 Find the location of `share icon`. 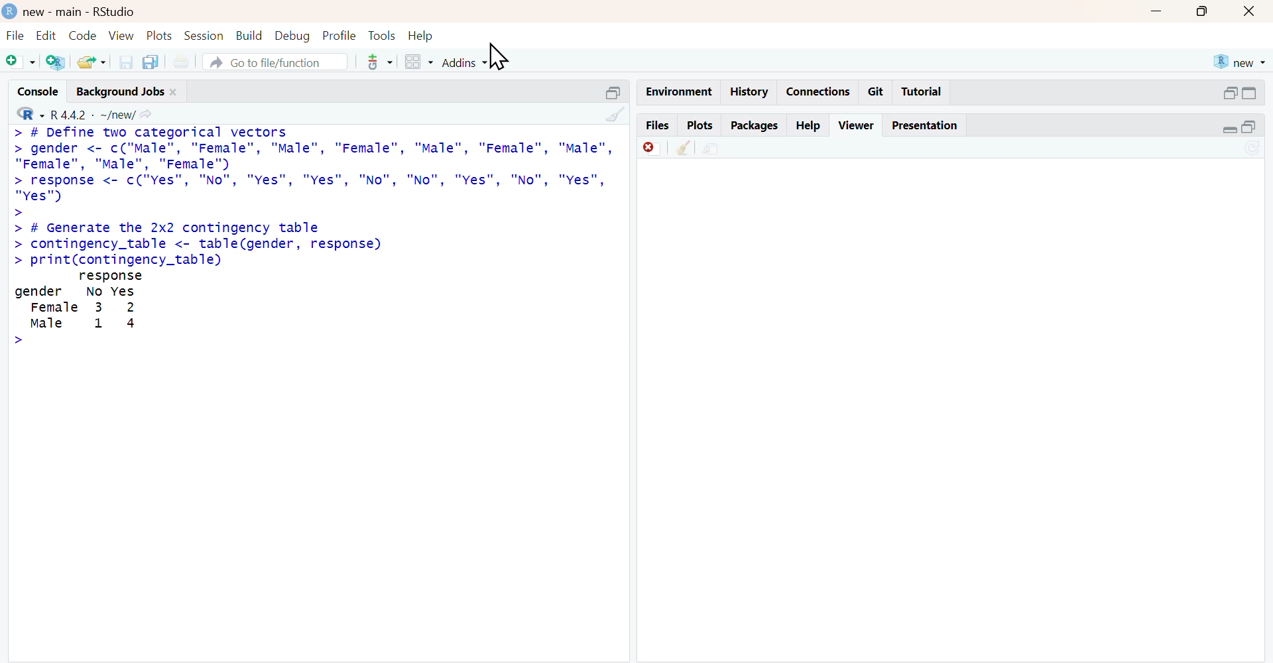

share icon is located at coordinates (147, 115).